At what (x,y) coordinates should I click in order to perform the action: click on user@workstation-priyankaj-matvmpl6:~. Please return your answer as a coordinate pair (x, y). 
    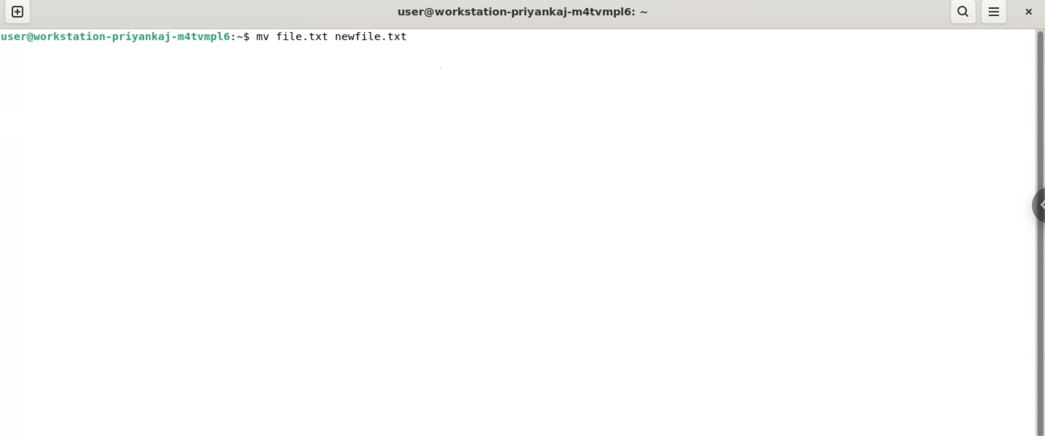
    Looking at the image, I should click on (521, 11).